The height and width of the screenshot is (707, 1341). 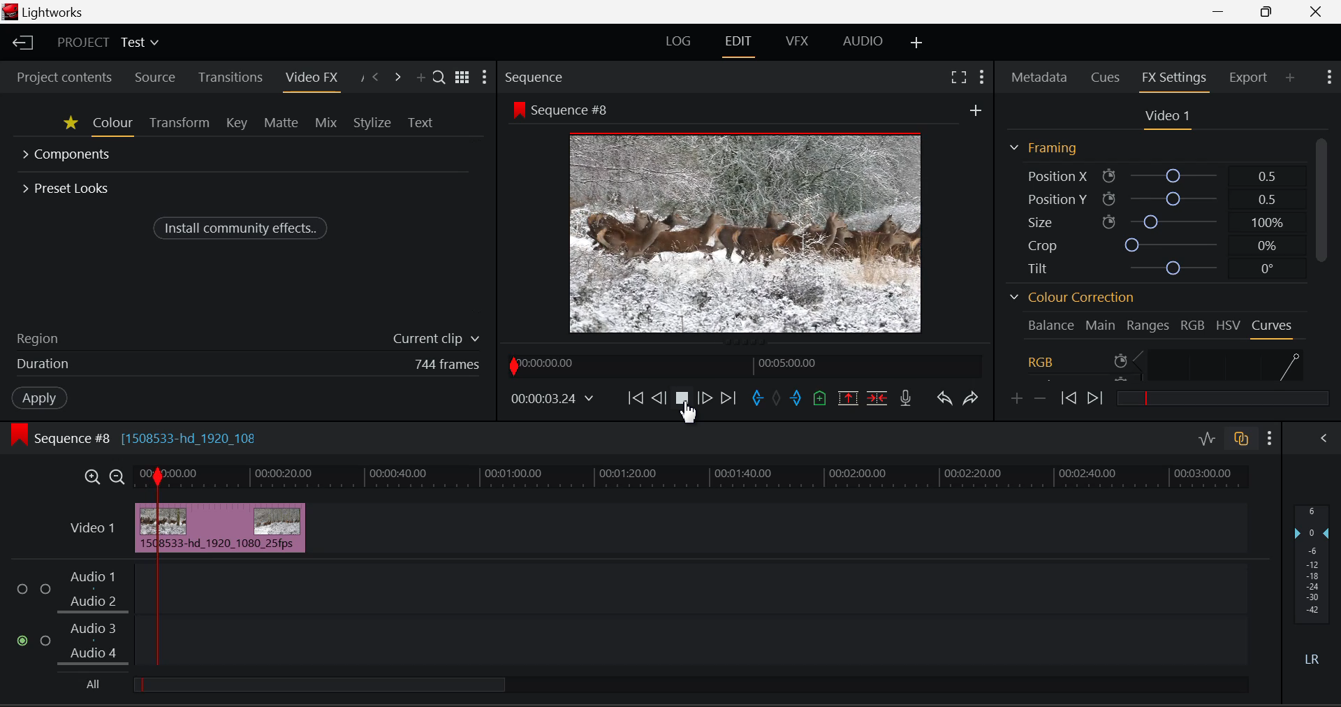 I want to click on Mark Out, so click(x=796, y=398).